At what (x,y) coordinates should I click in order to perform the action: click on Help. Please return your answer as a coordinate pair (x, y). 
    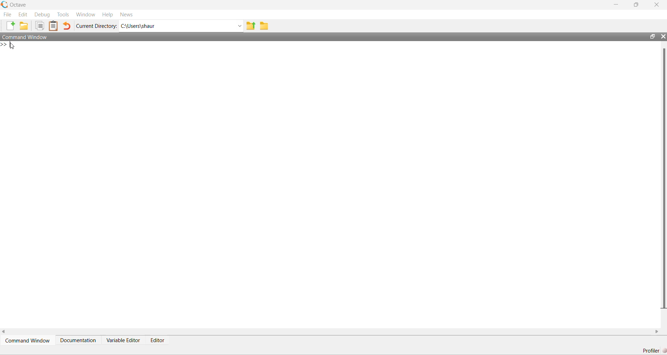
    Looking at the image, I should click on (108, 15).